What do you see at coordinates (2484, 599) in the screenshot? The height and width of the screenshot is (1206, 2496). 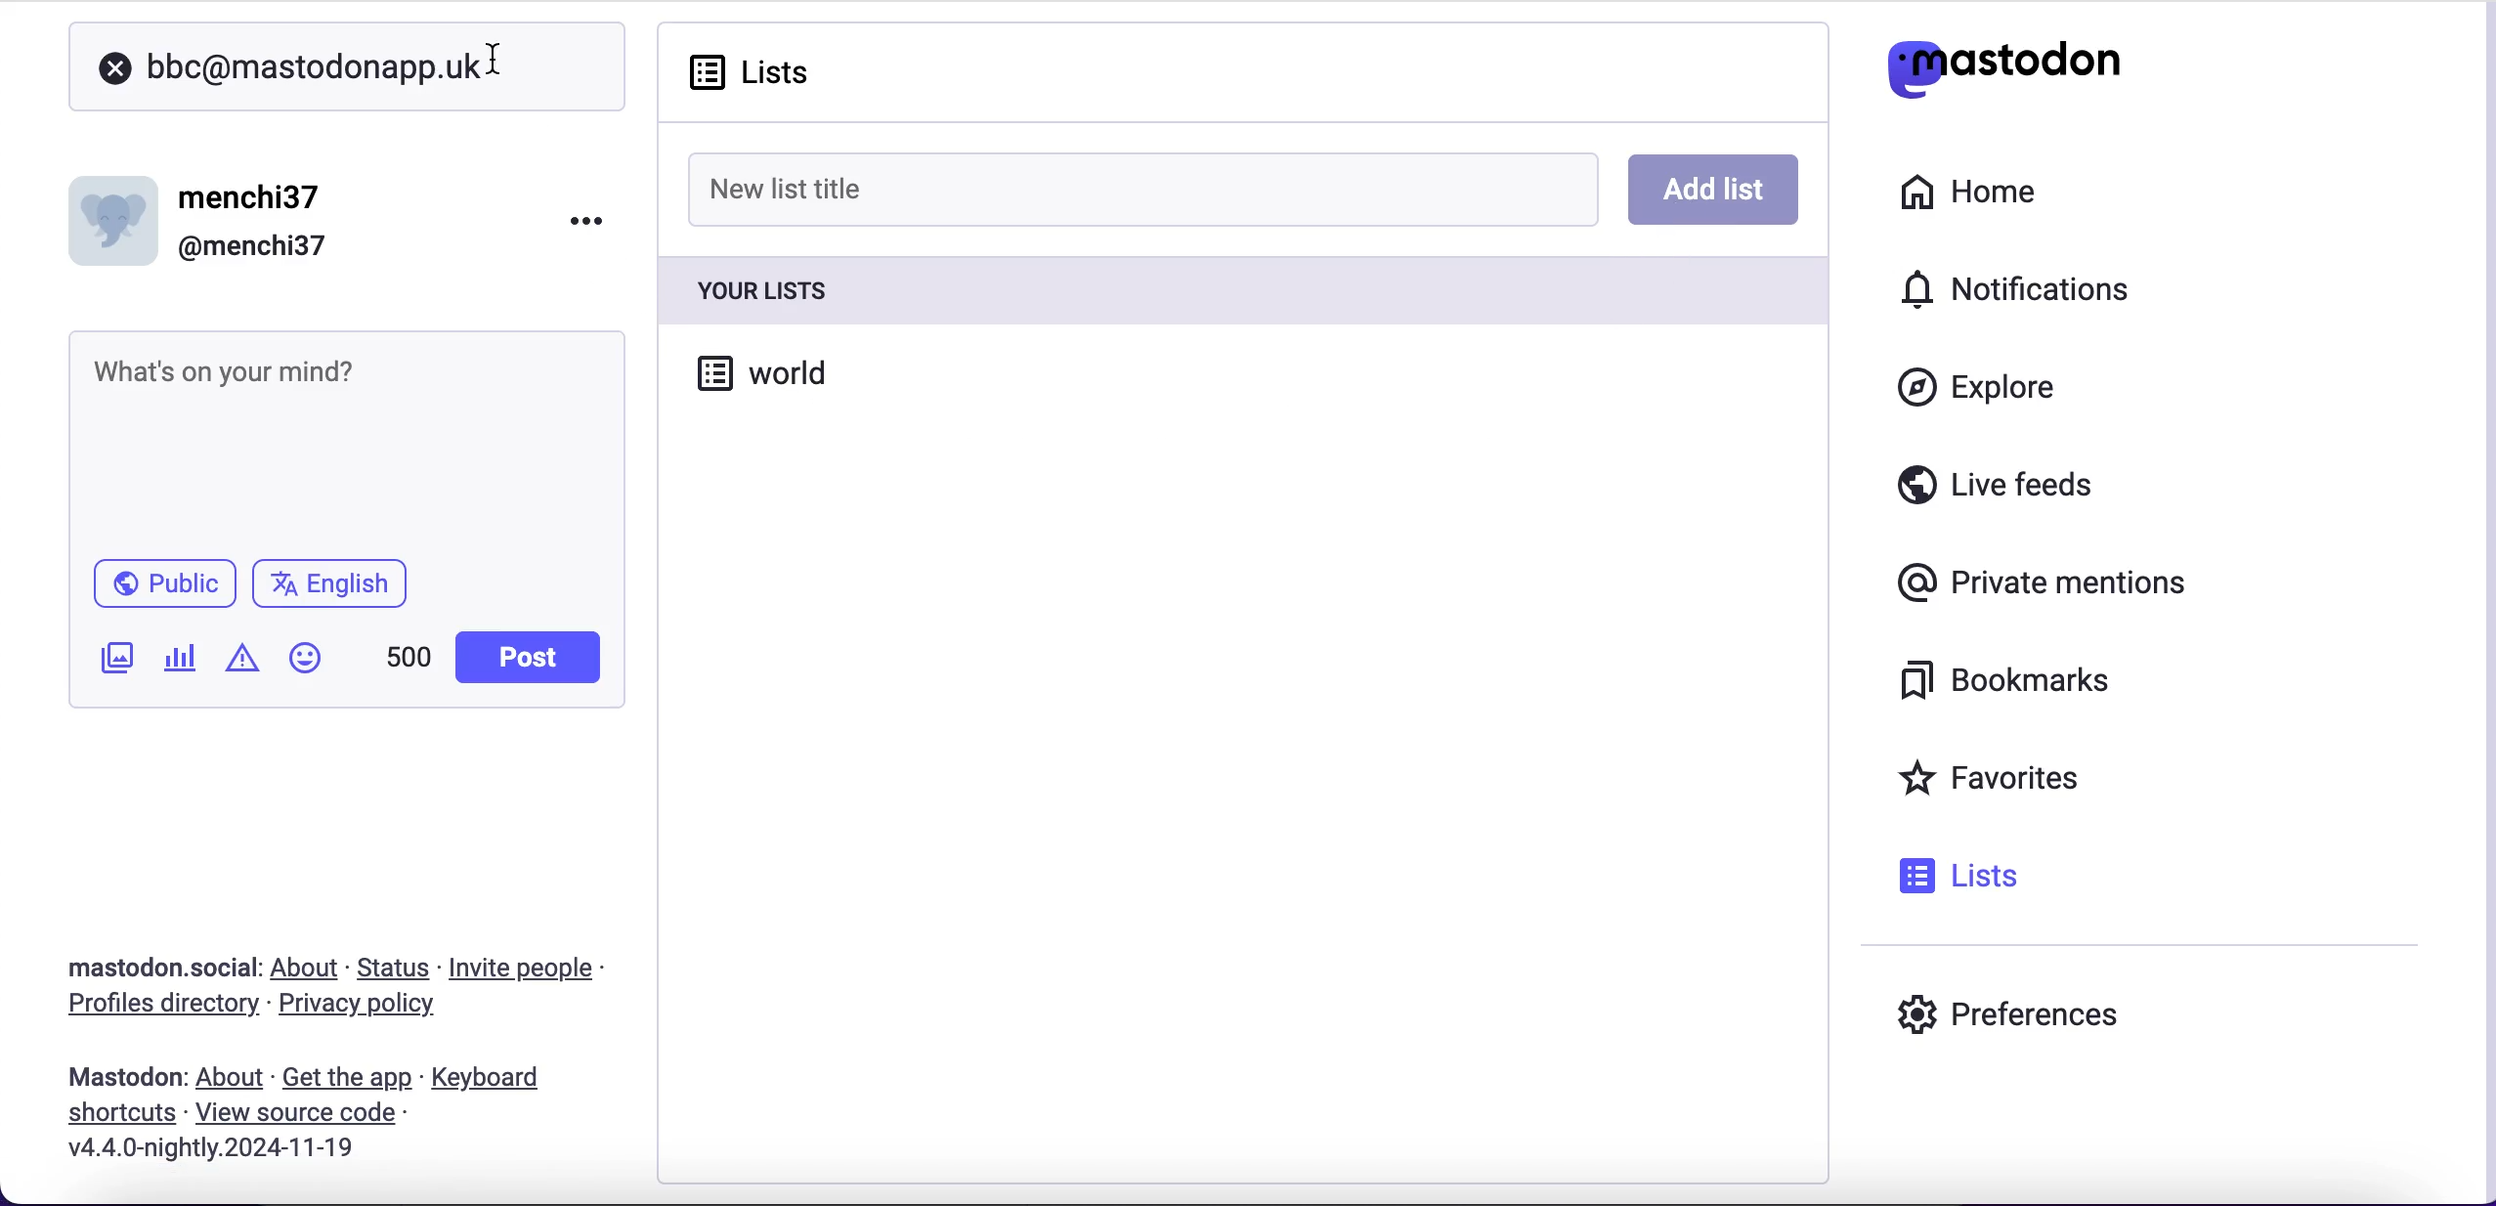 I see `scroll bar` at bounding box center [2484, 599].